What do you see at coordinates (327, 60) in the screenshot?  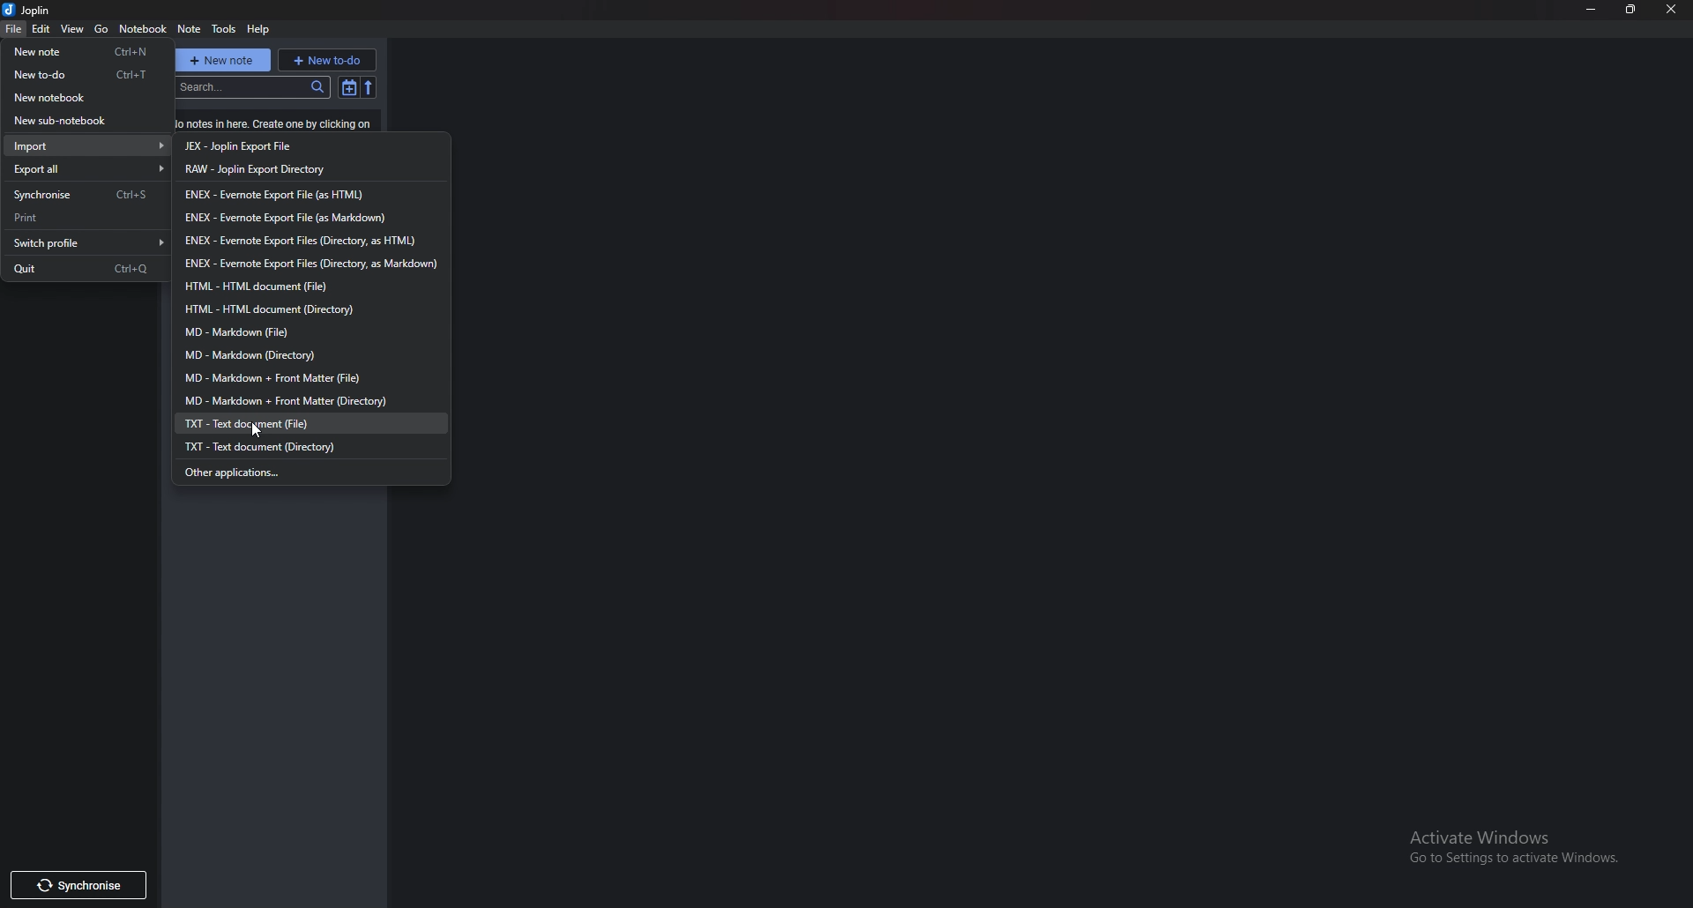 I see `new to do` at bounding box center [327, 60].